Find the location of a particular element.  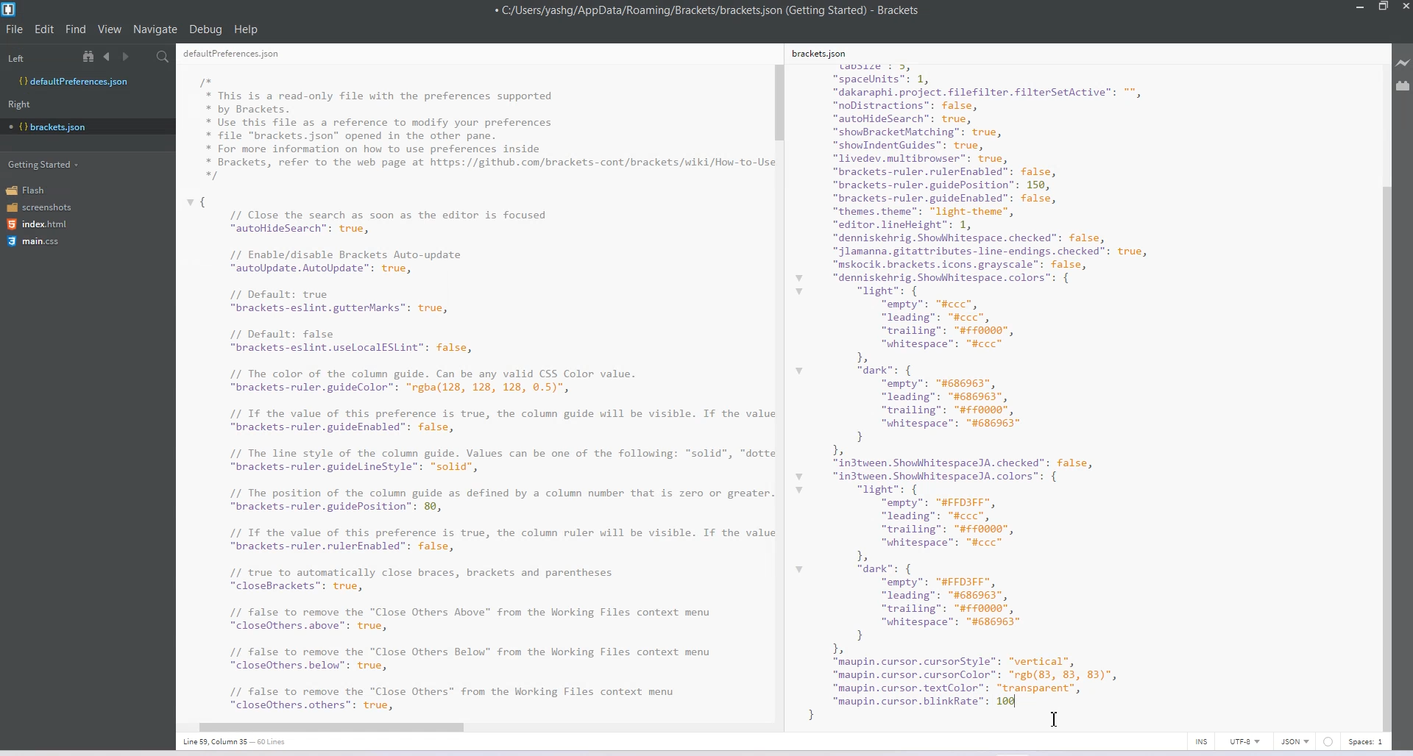

Minimize is located at coordinates (1361, 7).